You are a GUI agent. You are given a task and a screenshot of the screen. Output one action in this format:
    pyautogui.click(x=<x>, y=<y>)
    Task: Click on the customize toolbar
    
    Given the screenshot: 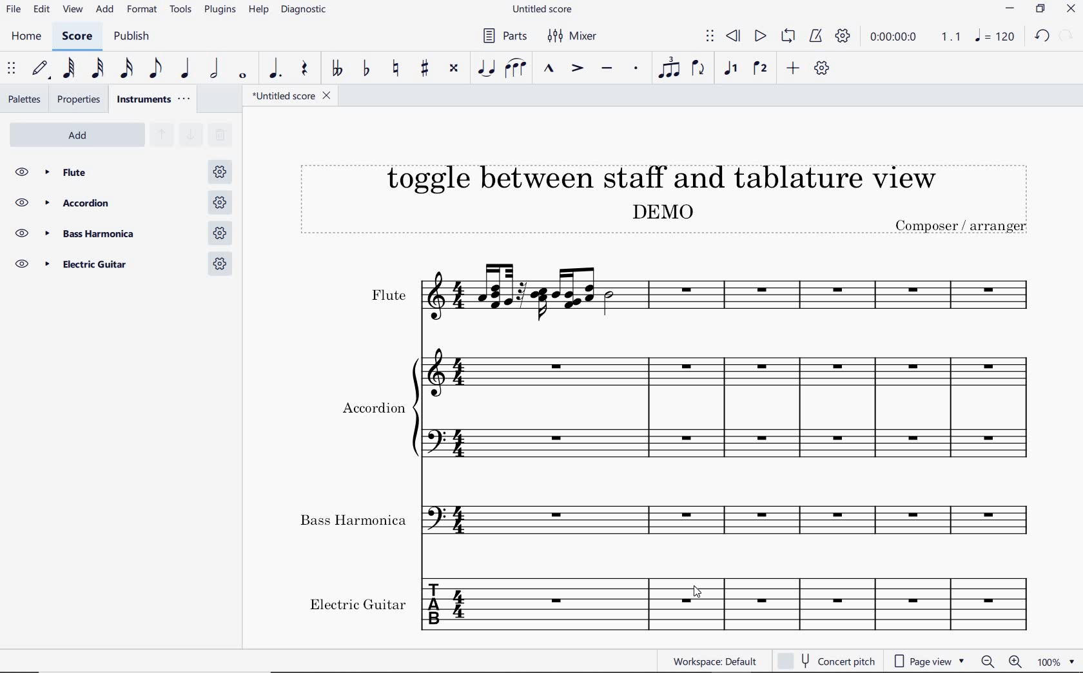 What is the action you would take?
    pyautogui.click(x=824, y=70)
    